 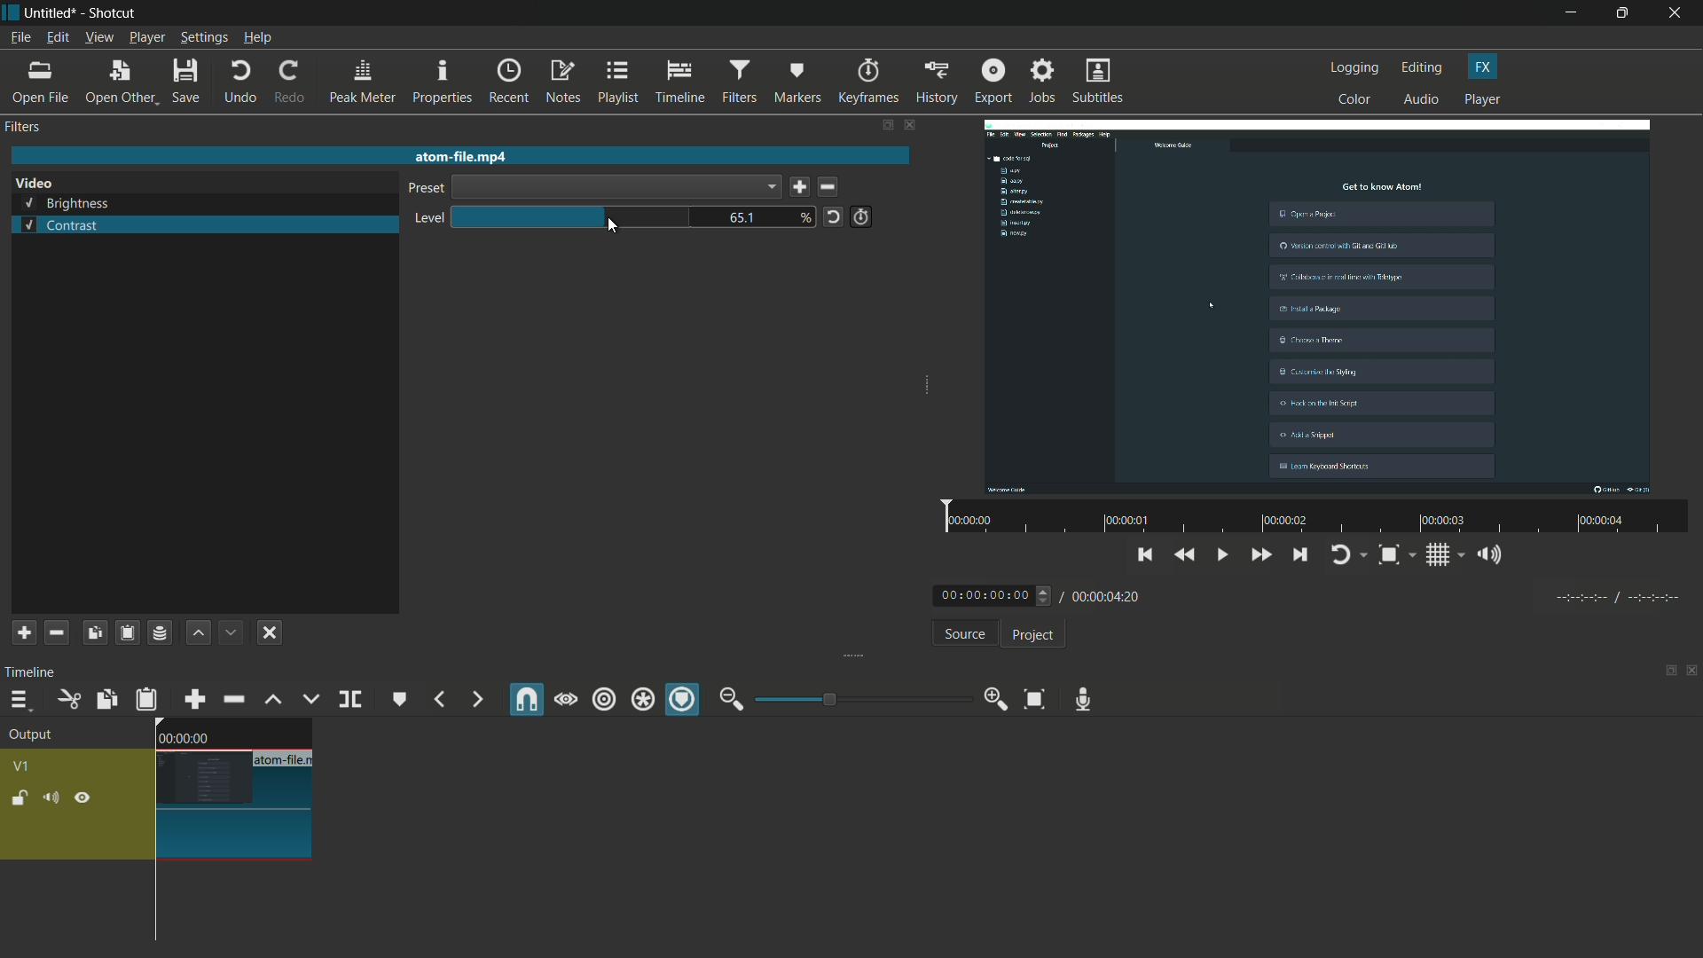 What do you see at coordinates (912, 127) in the screenshot?
I see `close filter pane` at bounding box center [912, 127].